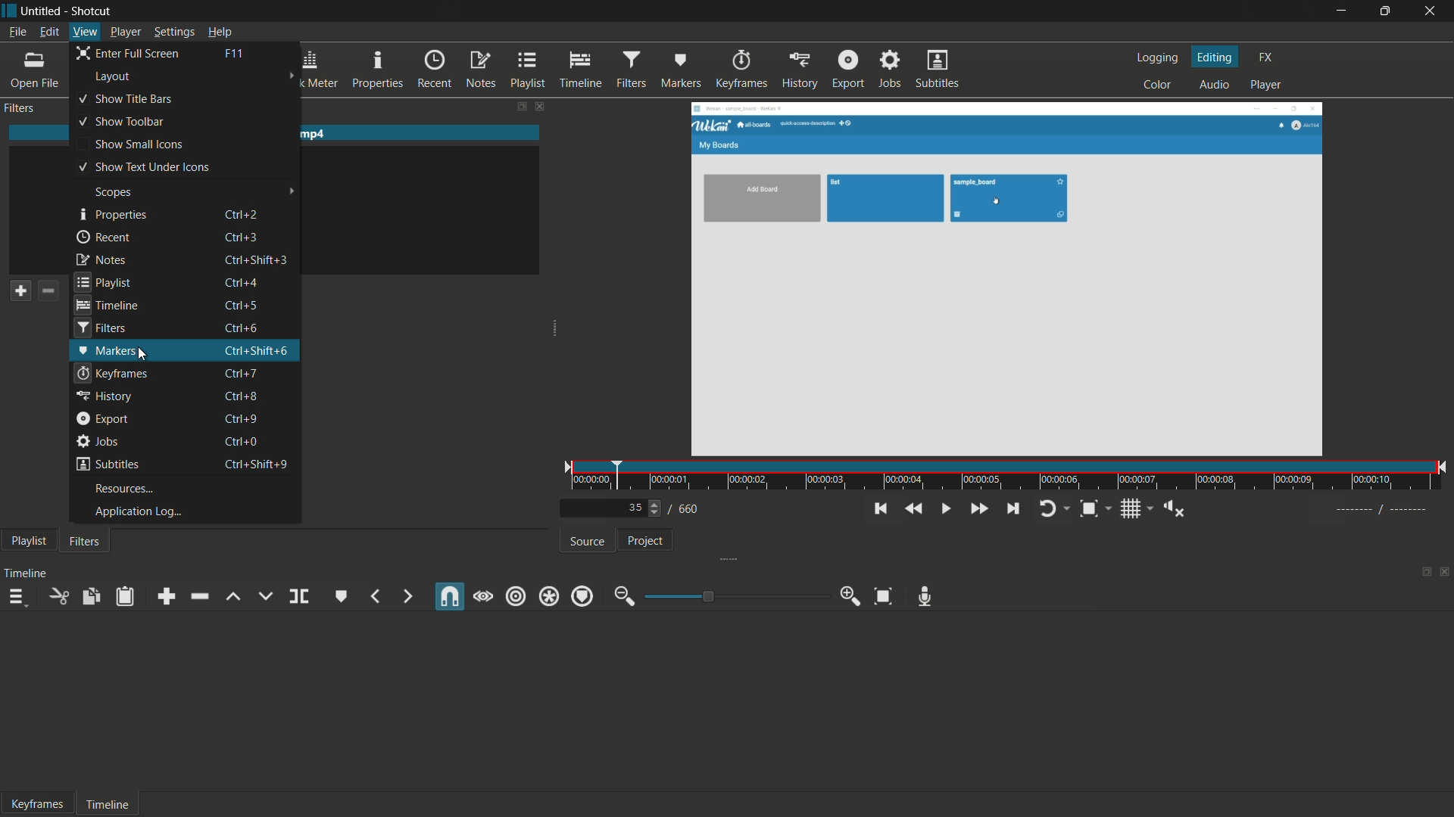 The width and height of the screenshot is (1454, 817). I want to click on close timeline, so click(1445, 571).